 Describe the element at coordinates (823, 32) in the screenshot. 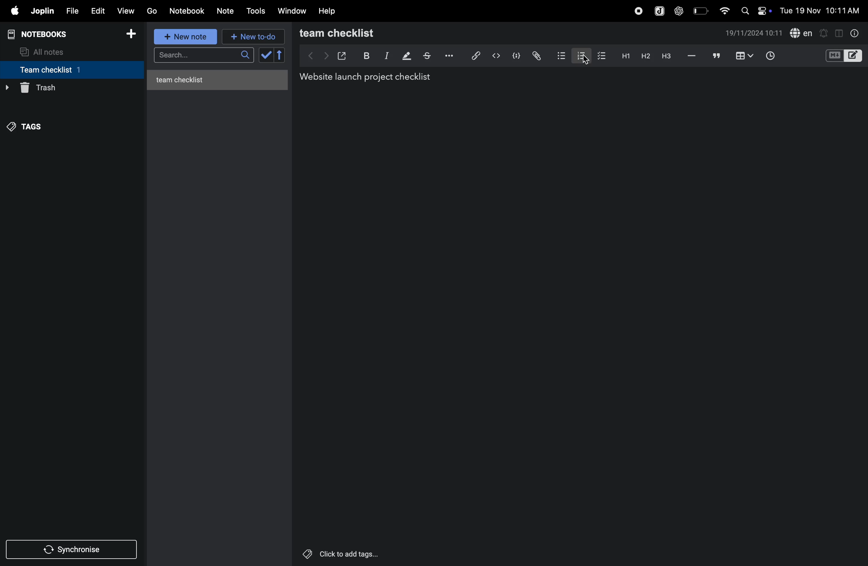

I see `` at that location.